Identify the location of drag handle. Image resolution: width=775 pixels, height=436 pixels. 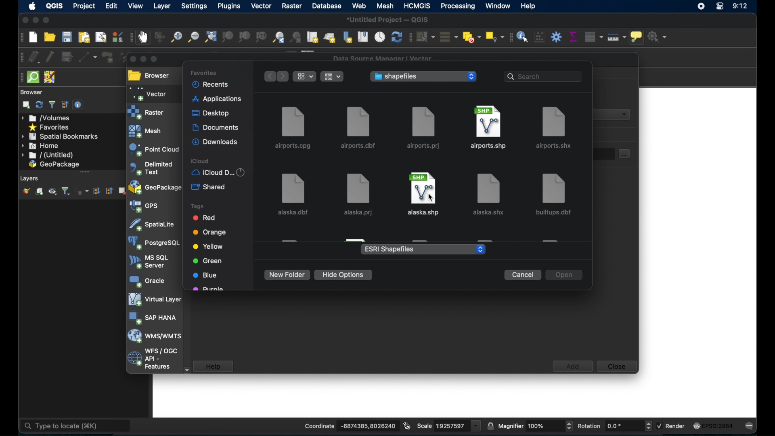
(19, 77).